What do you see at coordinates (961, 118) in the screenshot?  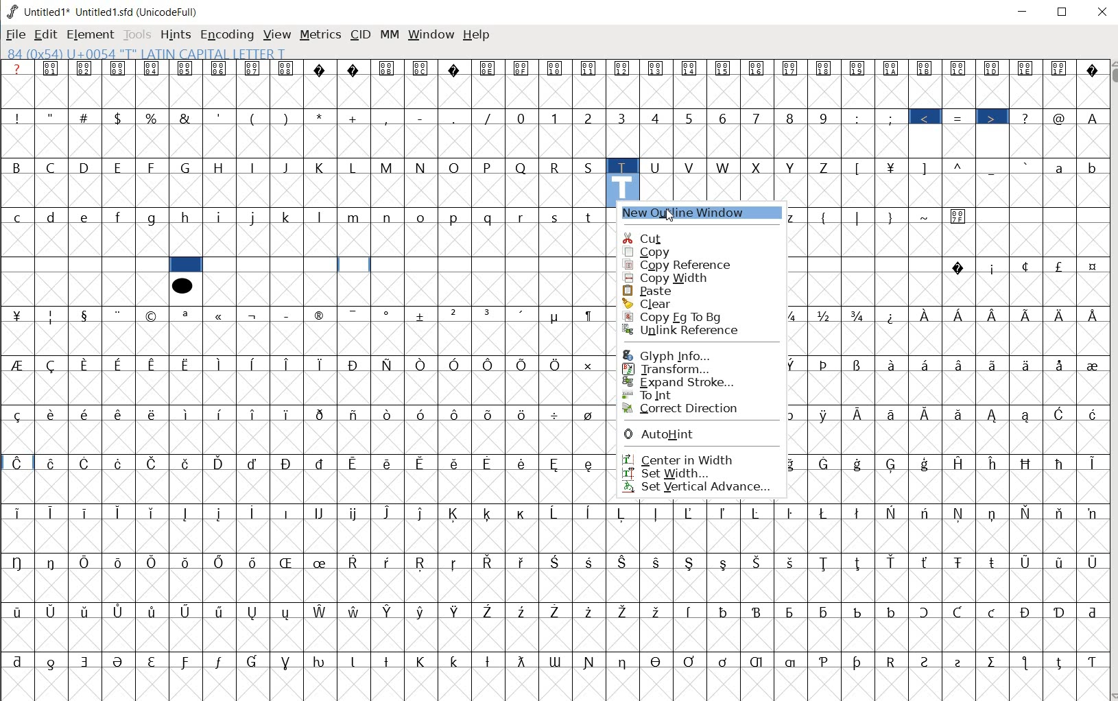 I see `=` at bounding box center [961, 118].